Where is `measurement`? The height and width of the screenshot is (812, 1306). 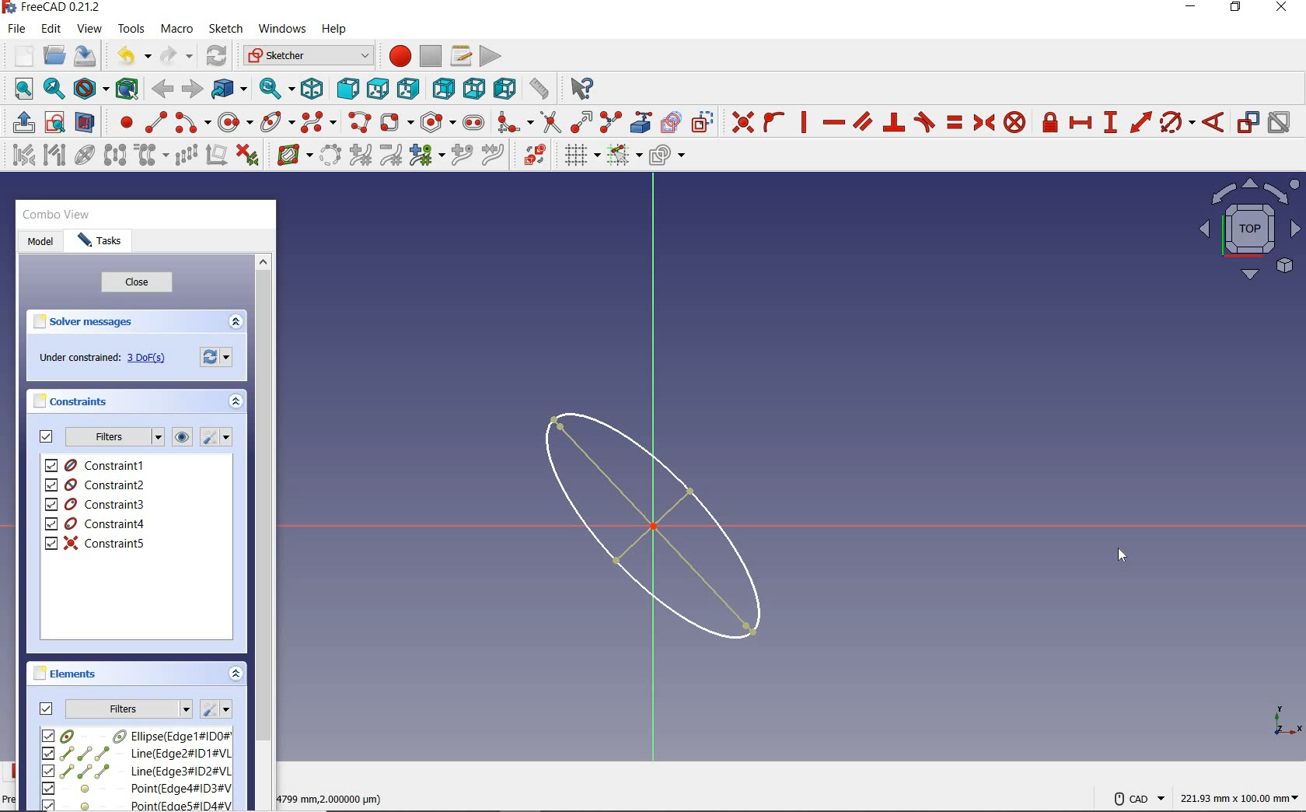 measurement is located at coordinates (1241, 796).